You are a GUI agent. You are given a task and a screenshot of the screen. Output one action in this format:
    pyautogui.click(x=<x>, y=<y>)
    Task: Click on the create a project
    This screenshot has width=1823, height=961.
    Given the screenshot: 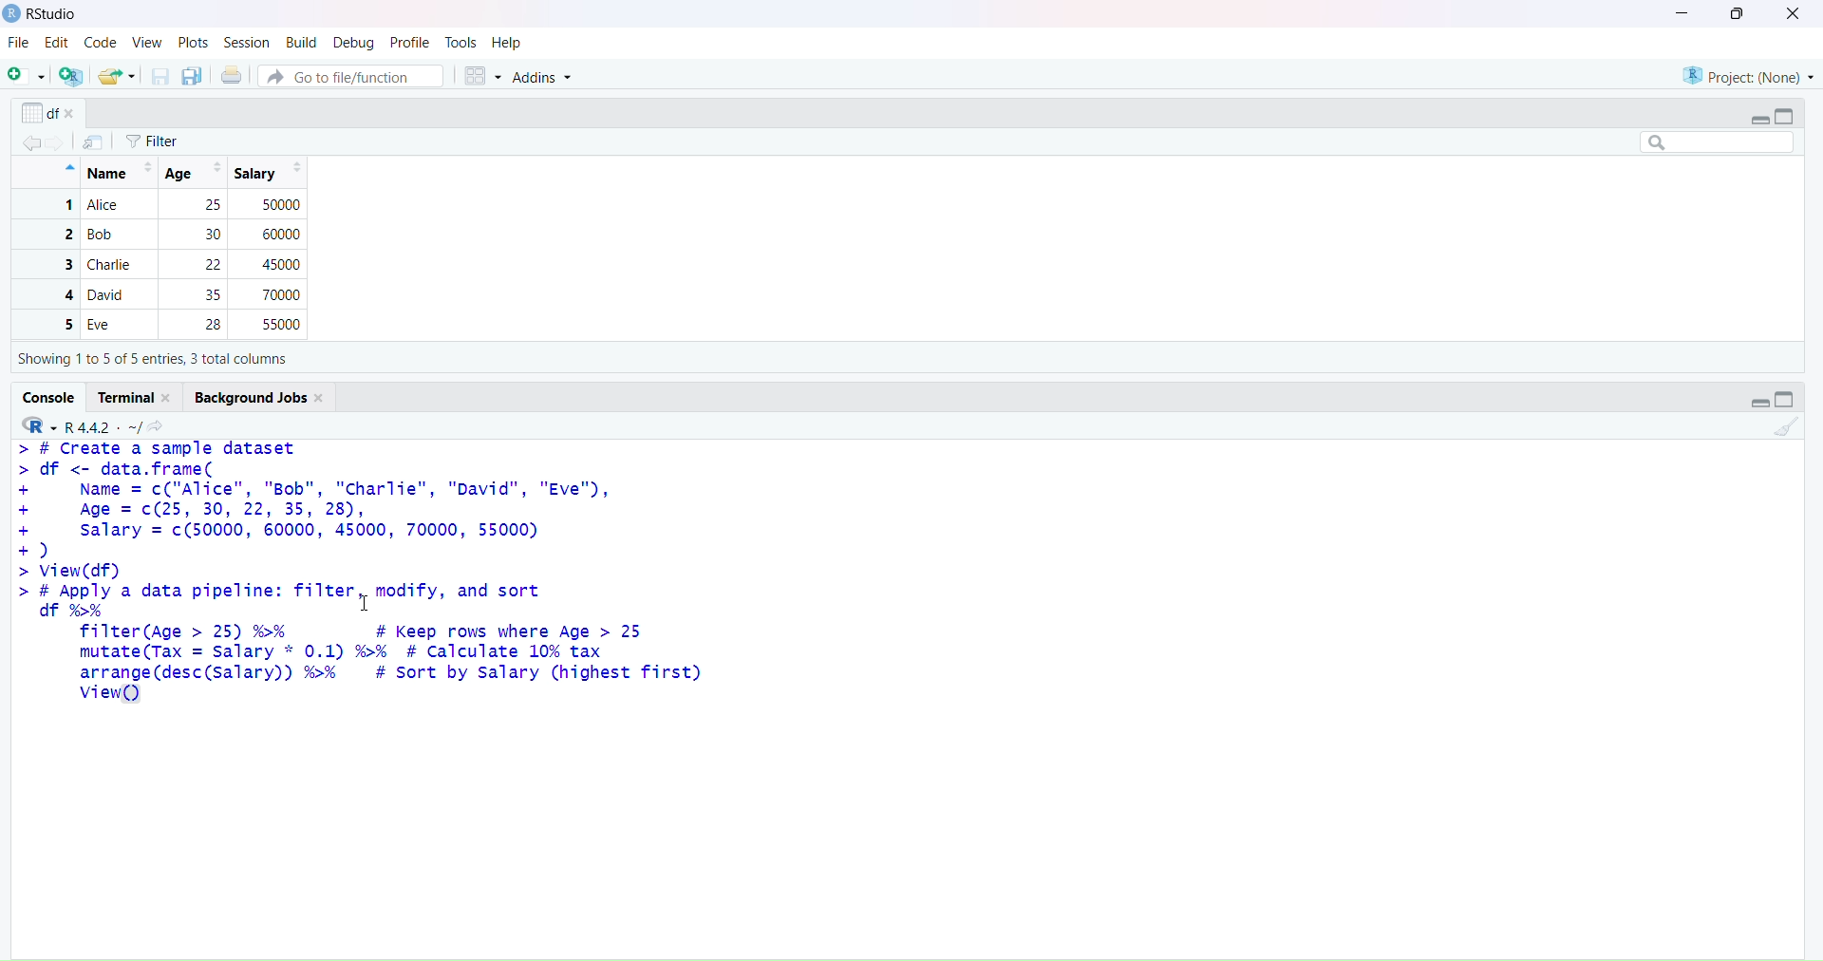 What is the action you would take?
    pyautogui.click(x=71, y=76)
    